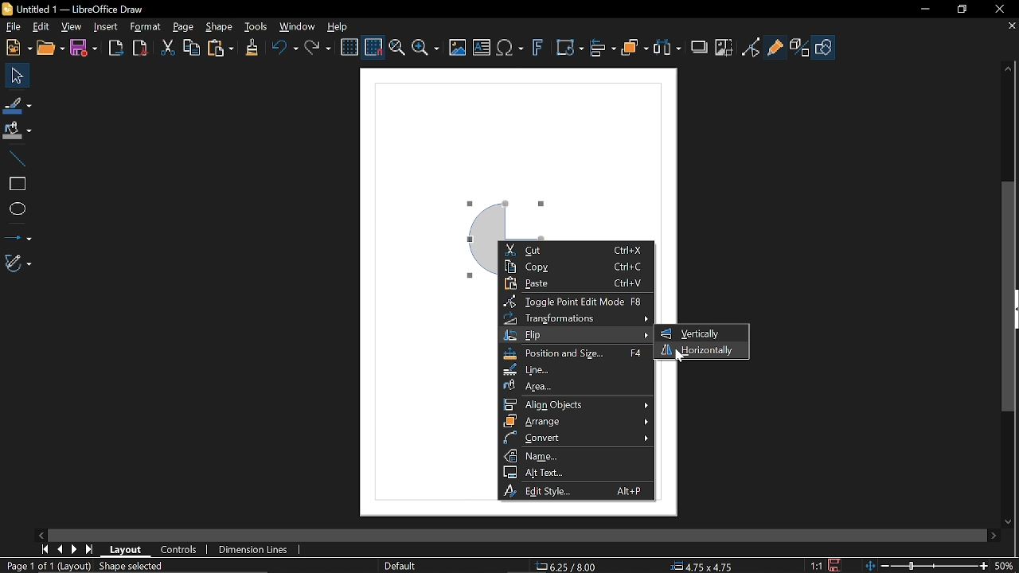 This screenshot has height=573, width=1019. Describe the element at coordinates (9, 10) in the screenshot. I see `LibreOffice Logo` at that location.